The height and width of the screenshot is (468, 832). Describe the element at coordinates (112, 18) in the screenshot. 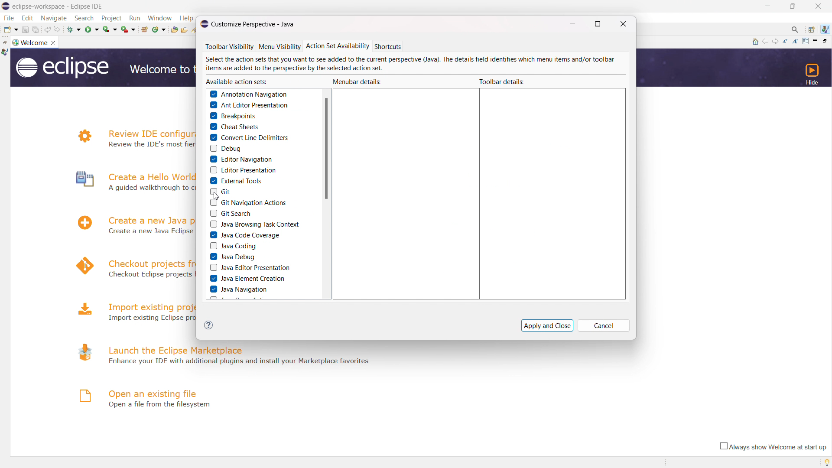

I see `project` at that location.